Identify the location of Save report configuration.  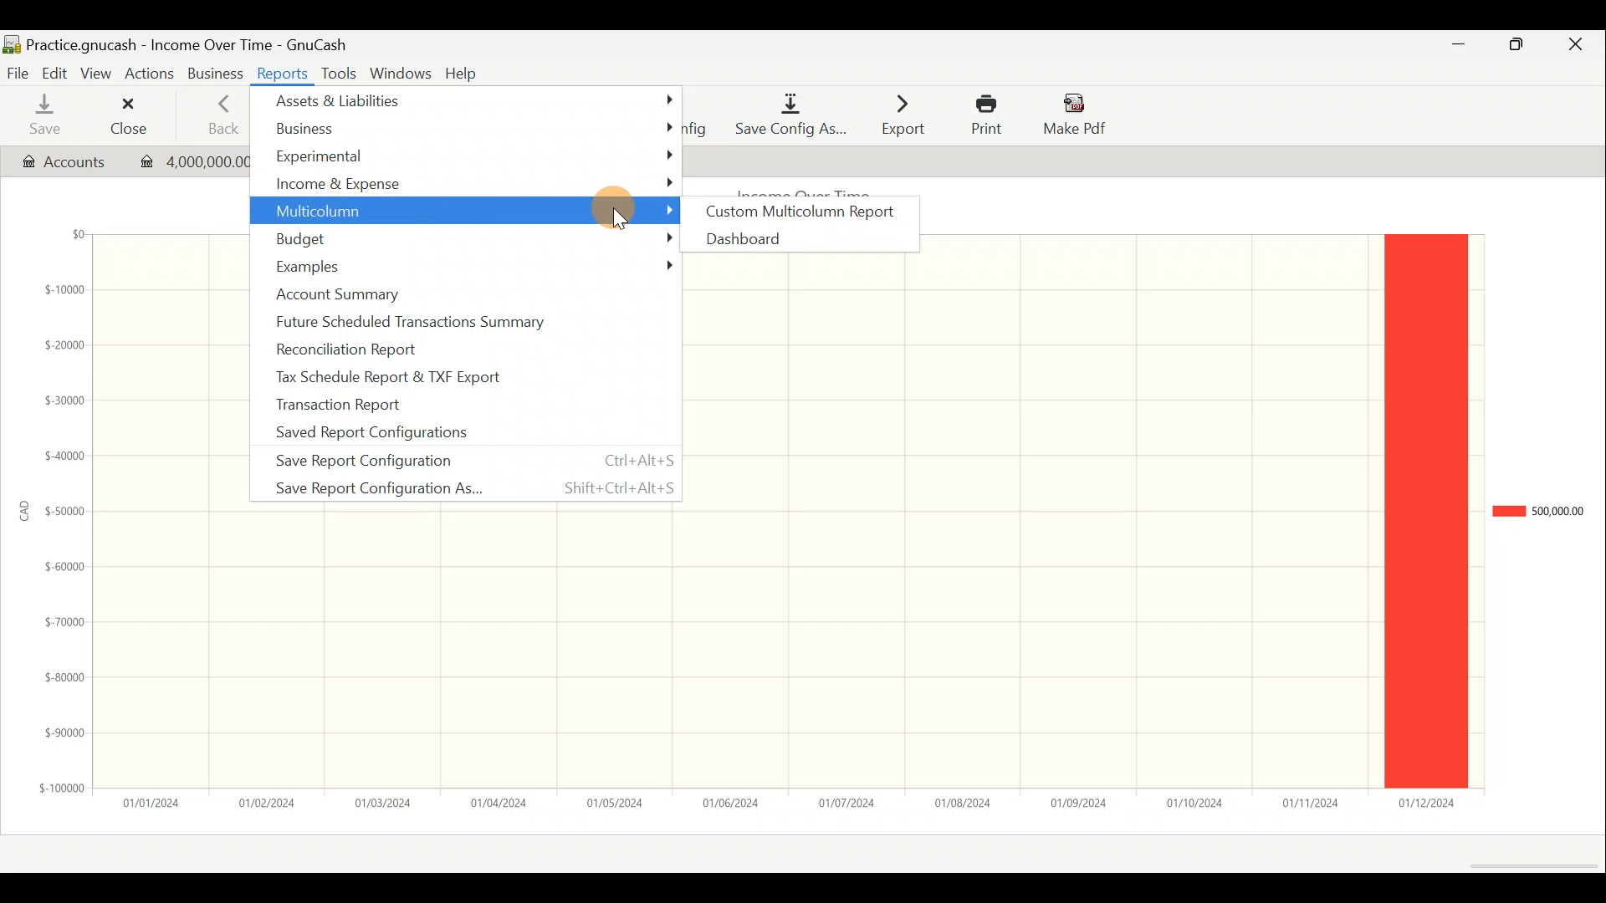
(463, 462).